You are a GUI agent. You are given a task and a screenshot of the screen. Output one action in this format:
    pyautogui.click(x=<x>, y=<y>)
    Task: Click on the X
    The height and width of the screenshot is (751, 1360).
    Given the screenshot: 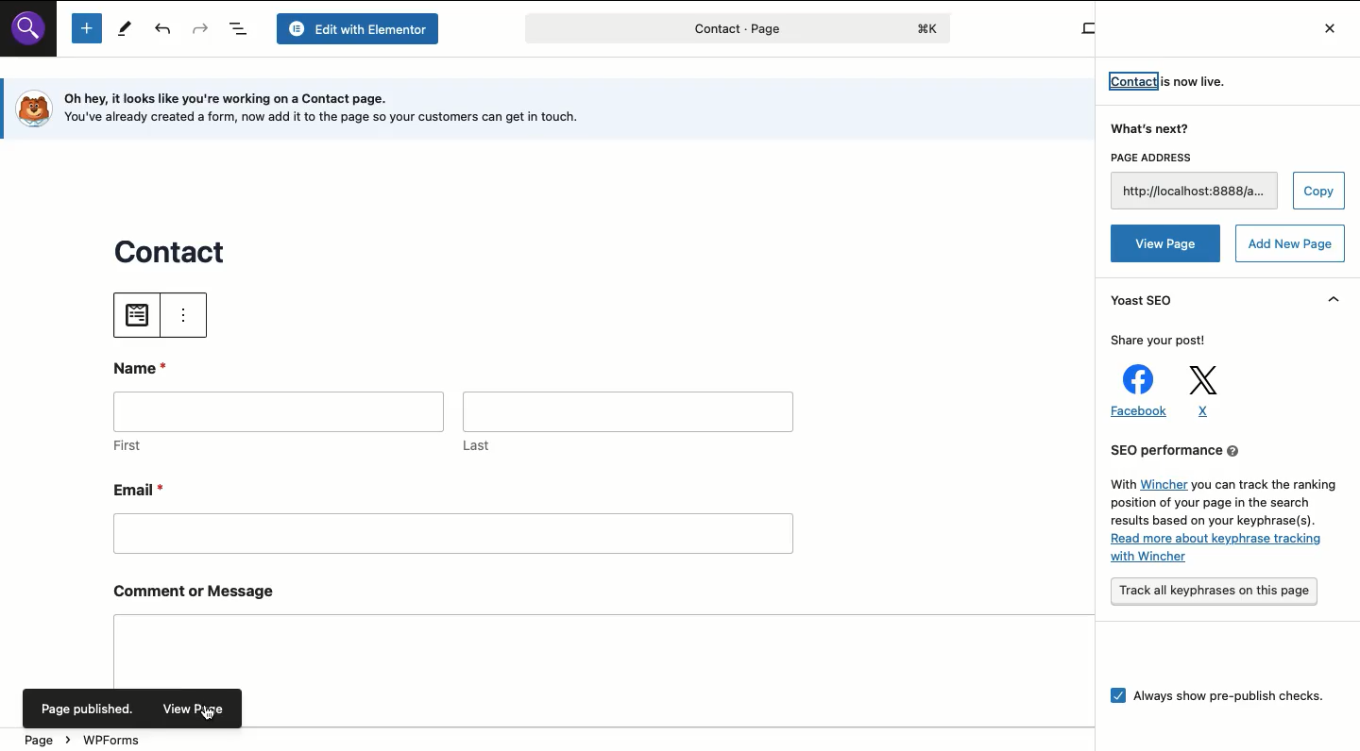 What is the action you would take?
    pyautogui.click(x=1207, y=391)
    